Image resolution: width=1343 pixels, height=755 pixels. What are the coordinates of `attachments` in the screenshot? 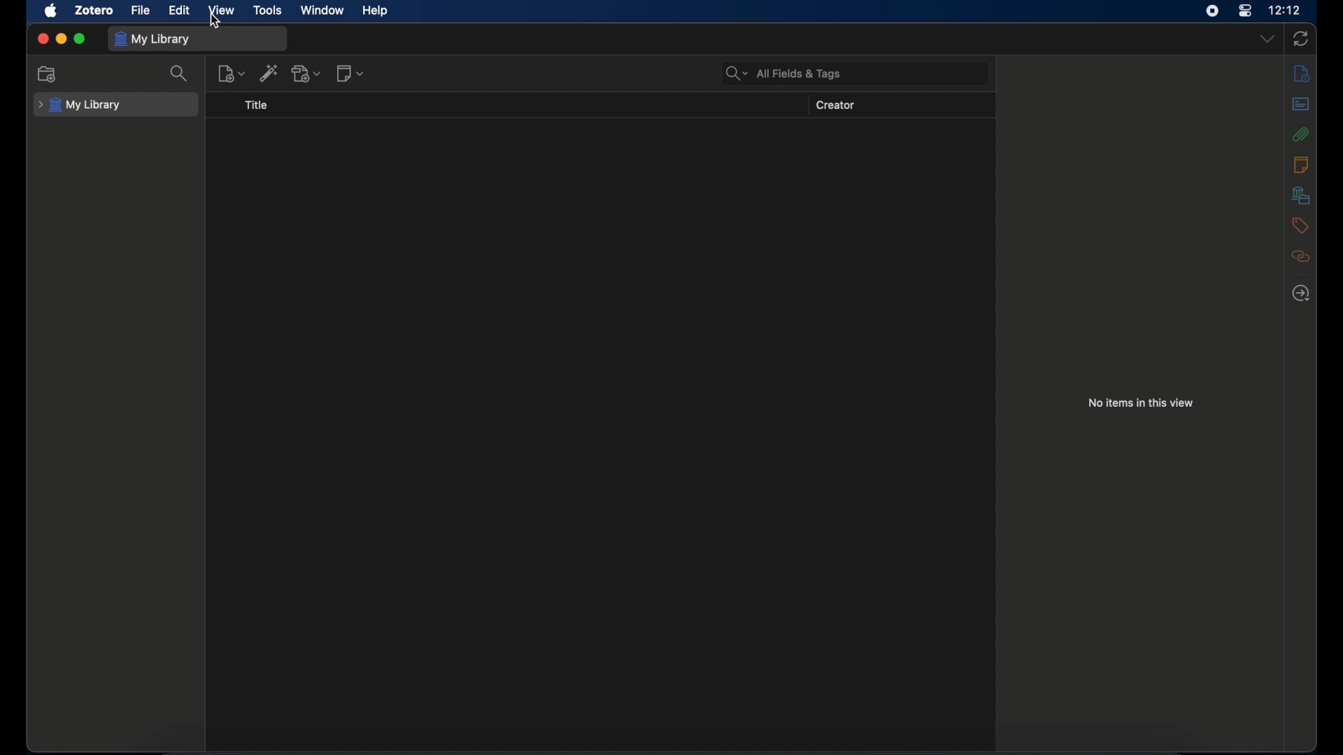 It's located at (1301, 134).